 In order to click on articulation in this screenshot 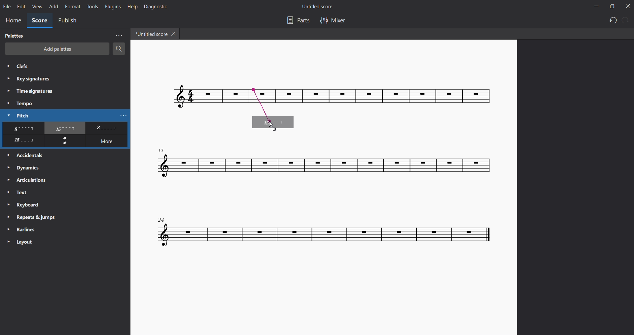, I will do `click(29, 180)`.